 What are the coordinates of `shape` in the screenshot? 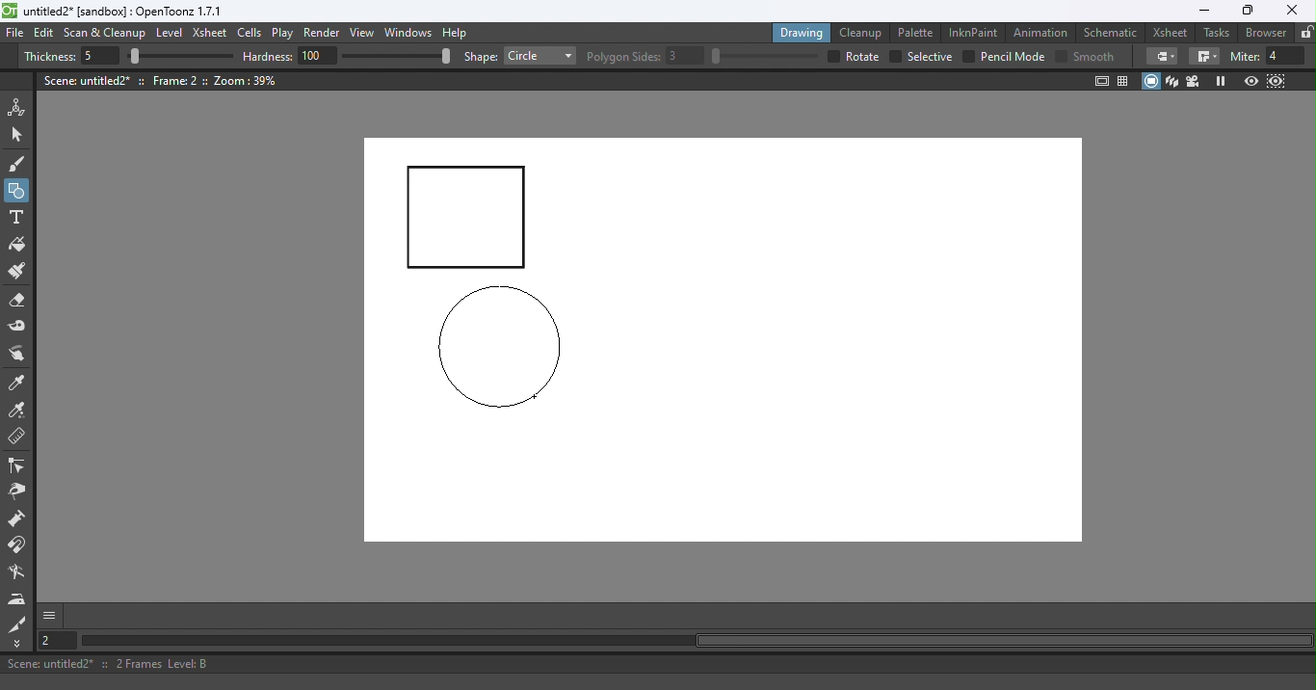 It's located at (481, 58).